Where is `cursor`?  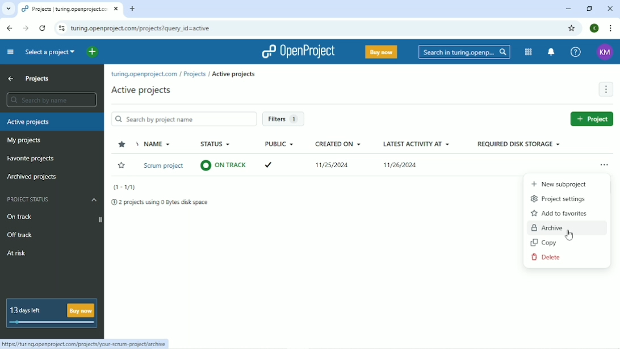 cursor is located at coordinates (572, 235).